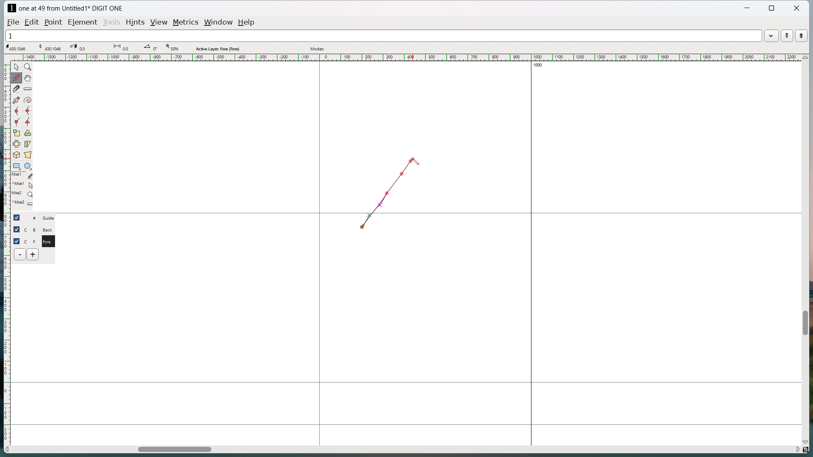 This screenshot has width=813, height=457. I want to click on add a curve point always either vertical or horizontal, so click(28, 111).